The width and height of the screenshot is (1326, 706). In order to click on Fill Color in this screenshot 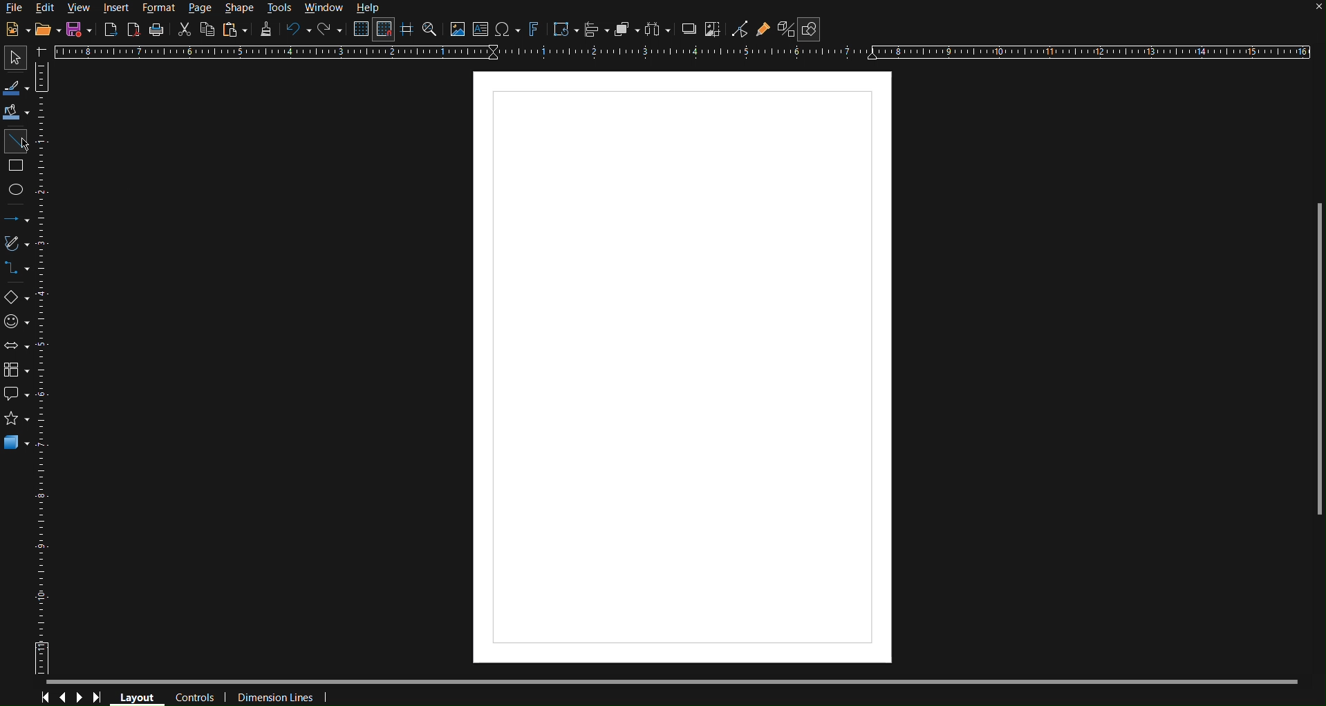, I will do `click(17, 113)`.